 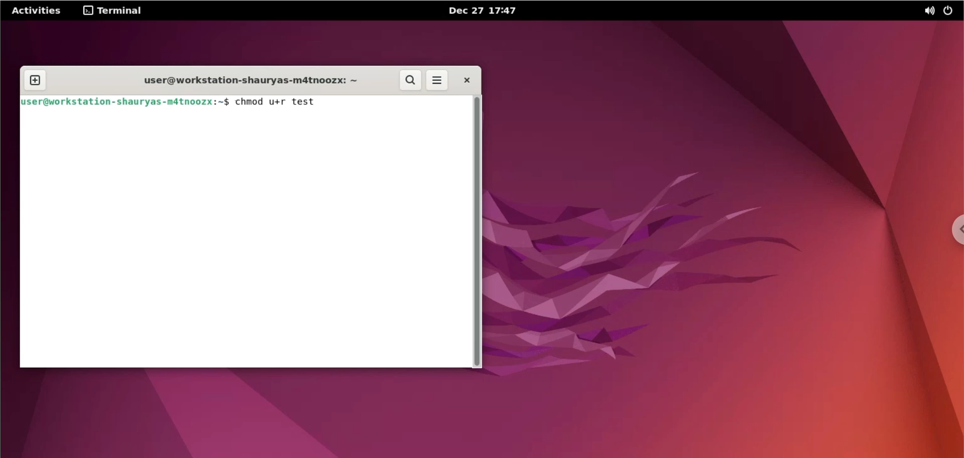 What do you see at coordinates (950, 10) in the screenshot?
I see `power options` at bounding box center [950, 10].